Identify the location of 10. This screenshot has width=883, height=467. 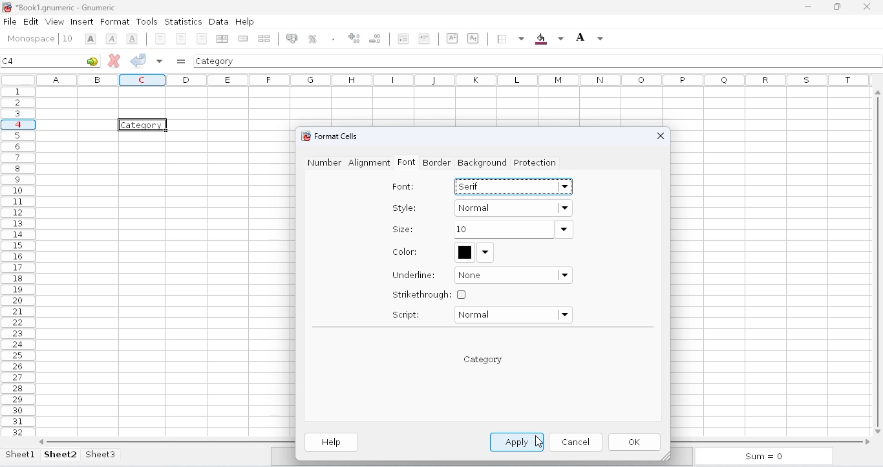
(513, 230).